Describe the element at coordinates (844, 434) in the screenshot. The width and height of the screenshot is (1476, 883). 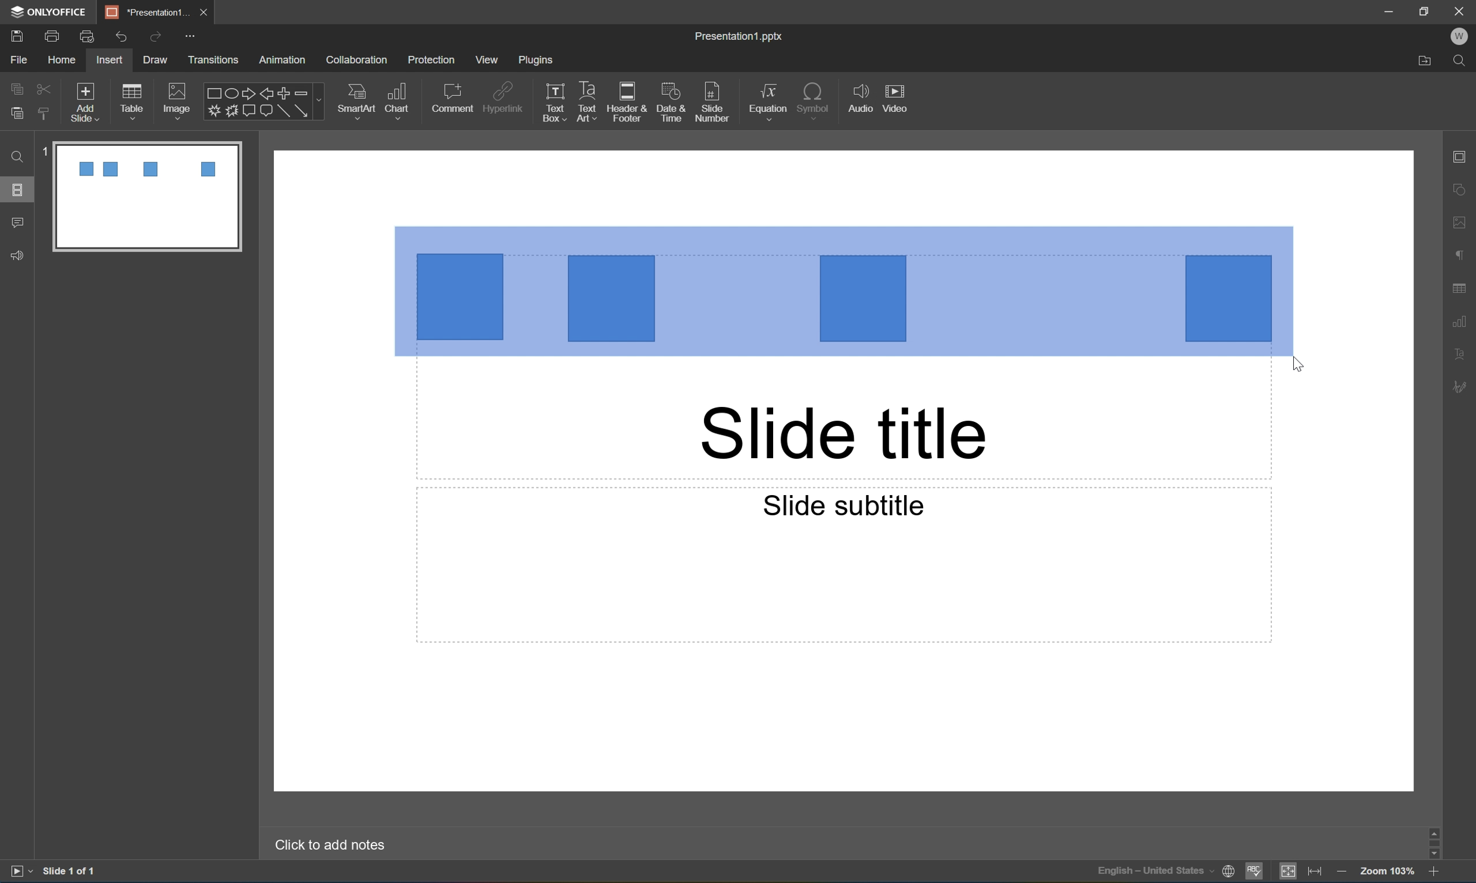
I see `slide title` at that location.